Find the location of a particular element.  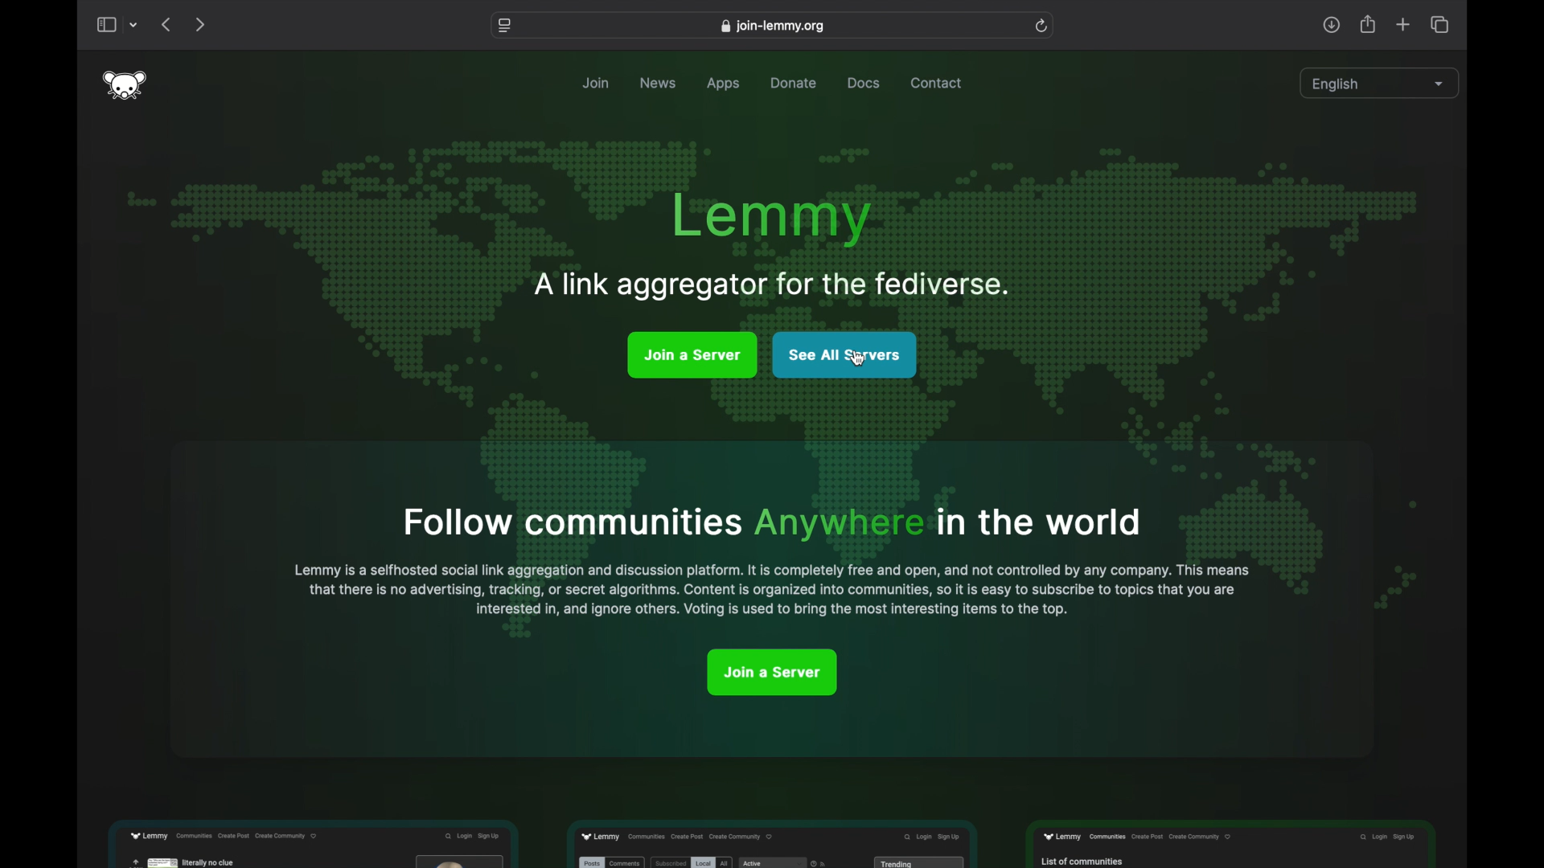

join is located at coordinates (598, 84).